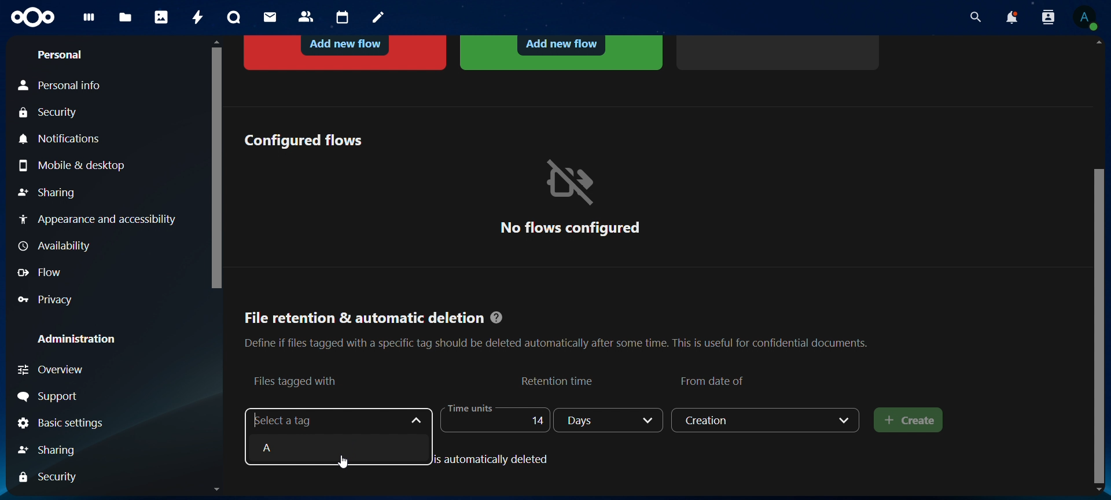 The width and height of the screenshot is (1111, 500). What do you see at coordinates (343, 18) in the screenshot?
I see `calendar` at bounding box center [343, 18].